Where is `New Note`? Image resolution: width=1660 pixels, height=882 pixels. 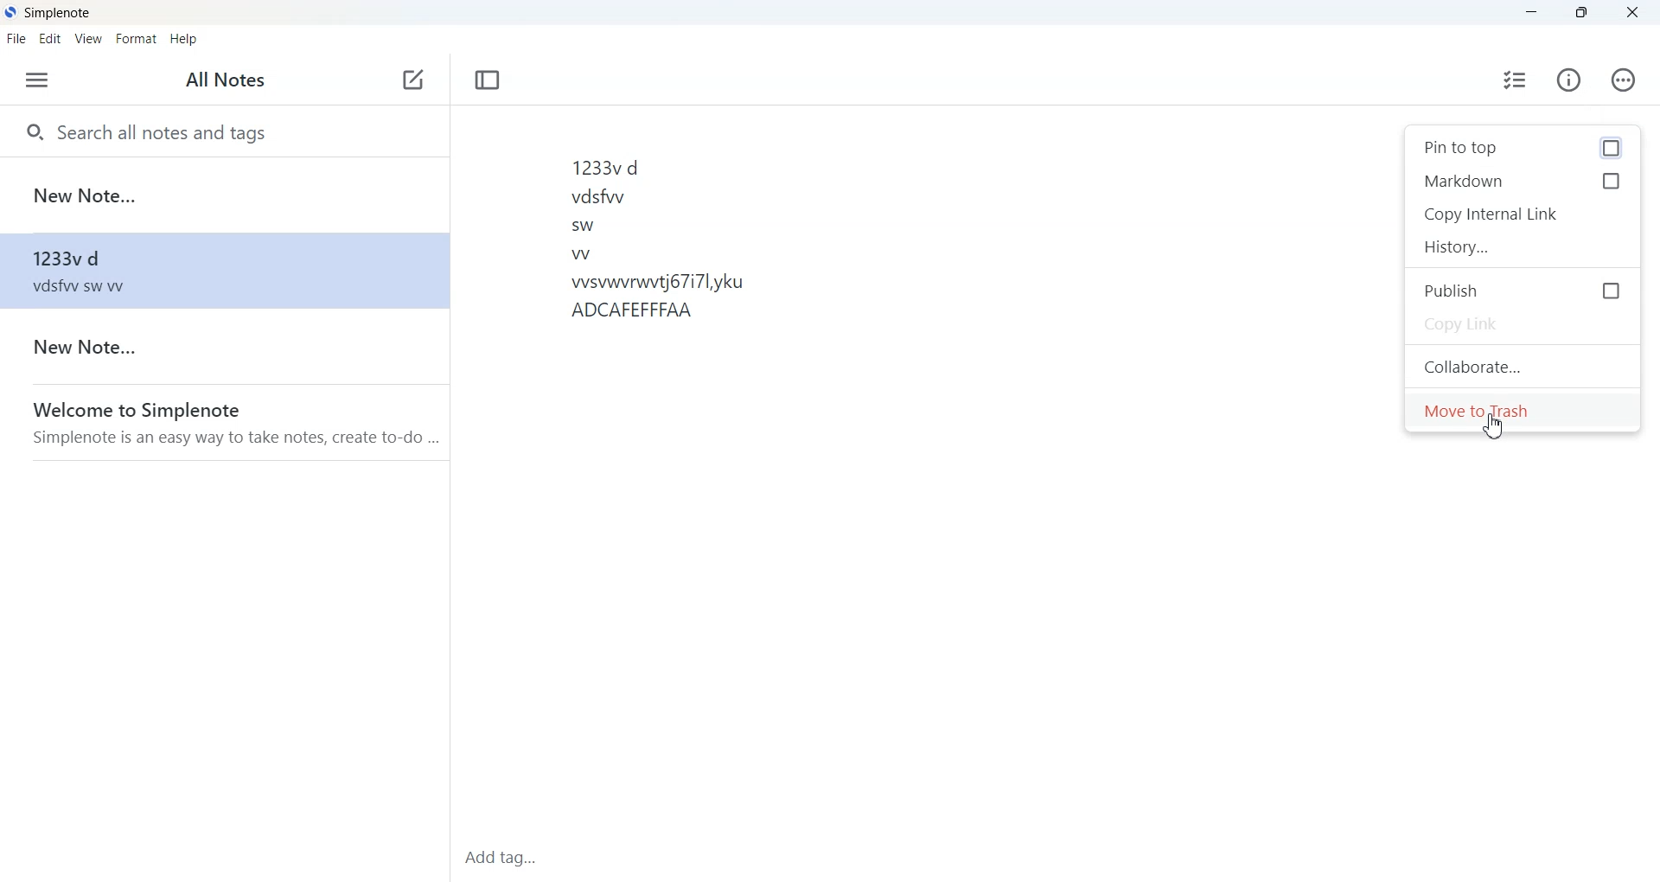
New Note is located at coordinates (224, 195).